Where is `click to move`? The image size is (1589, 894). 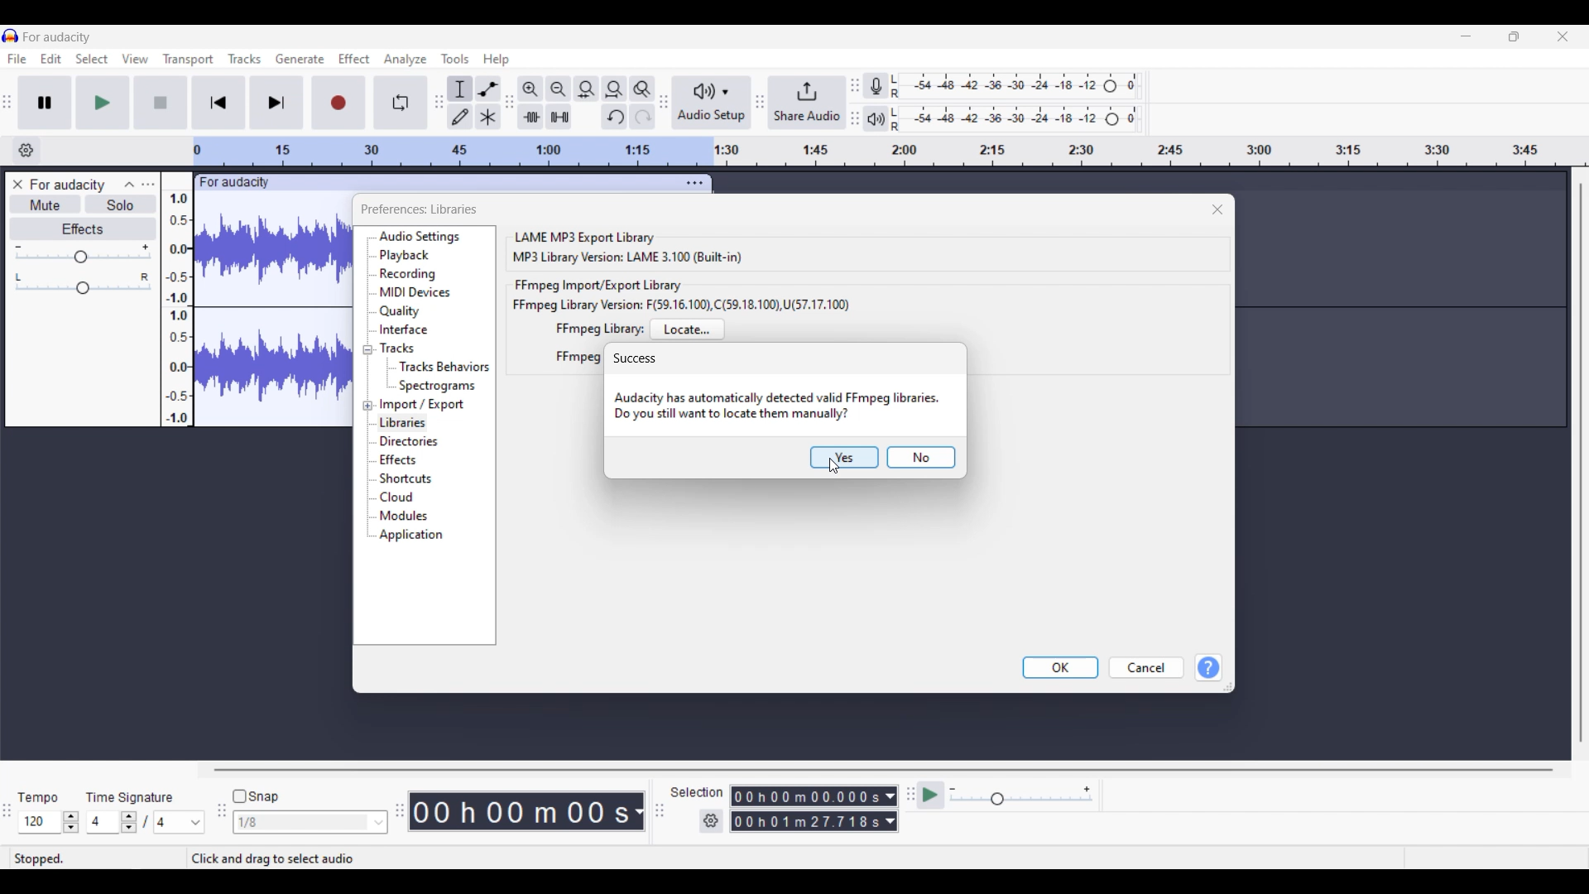
click to move is located at coordinates (478, 180).